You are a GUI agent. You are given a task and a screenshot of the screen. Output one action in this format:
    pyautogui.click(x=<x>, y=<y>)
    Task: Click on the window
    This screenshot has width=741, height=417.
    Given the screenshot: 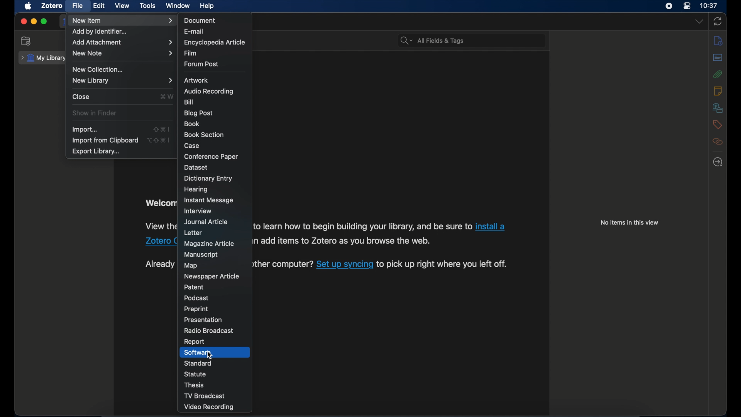 What is the action you would take?
    pyautogui.click(x=178, y=5)
    